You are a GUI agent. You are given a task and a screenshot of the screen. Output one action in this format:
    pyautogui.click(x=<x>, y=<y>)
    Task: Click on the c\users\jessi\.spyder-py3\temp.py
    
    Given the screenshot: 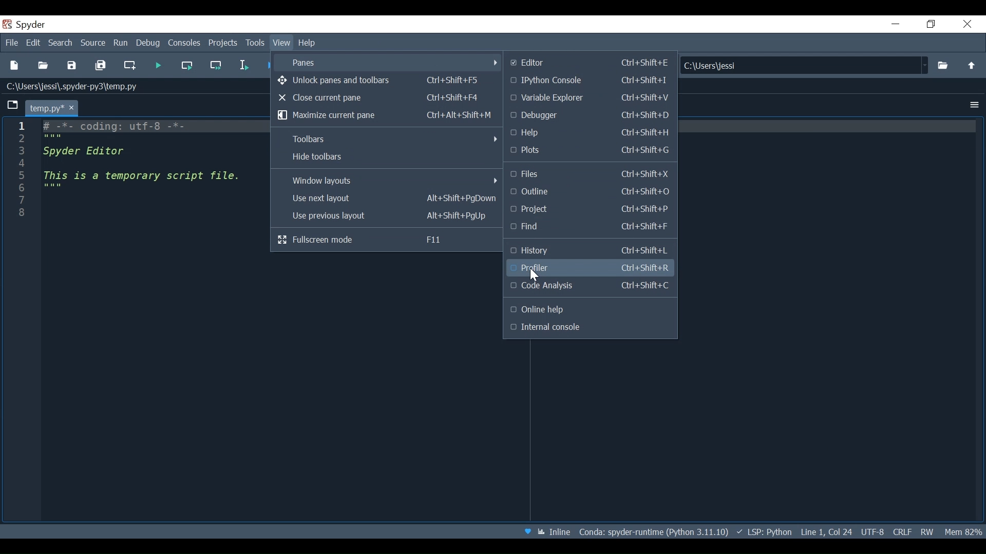 What is the action you would take?
    pyautogui.click(x=75, y=87)
    